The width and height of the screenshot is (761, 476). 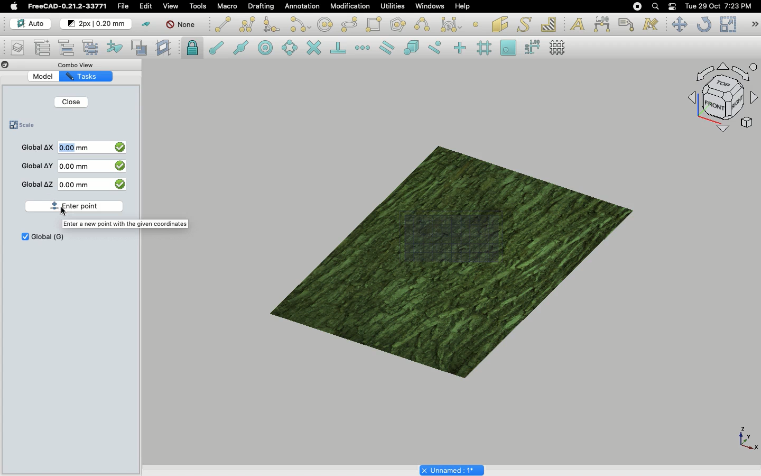 I want to click on Fillet, so click(x=271, y=25).